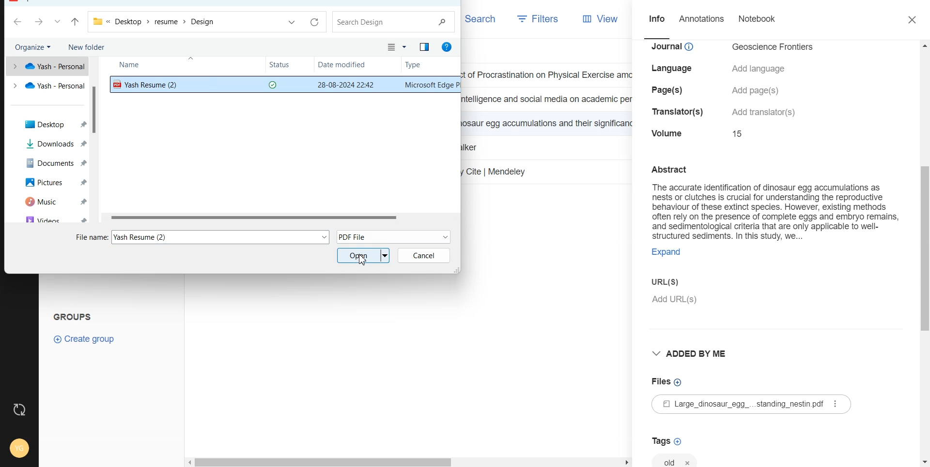 Image resolution: width=930 pixels, height=467 pixels. I want to click on details, so click(759, 69).